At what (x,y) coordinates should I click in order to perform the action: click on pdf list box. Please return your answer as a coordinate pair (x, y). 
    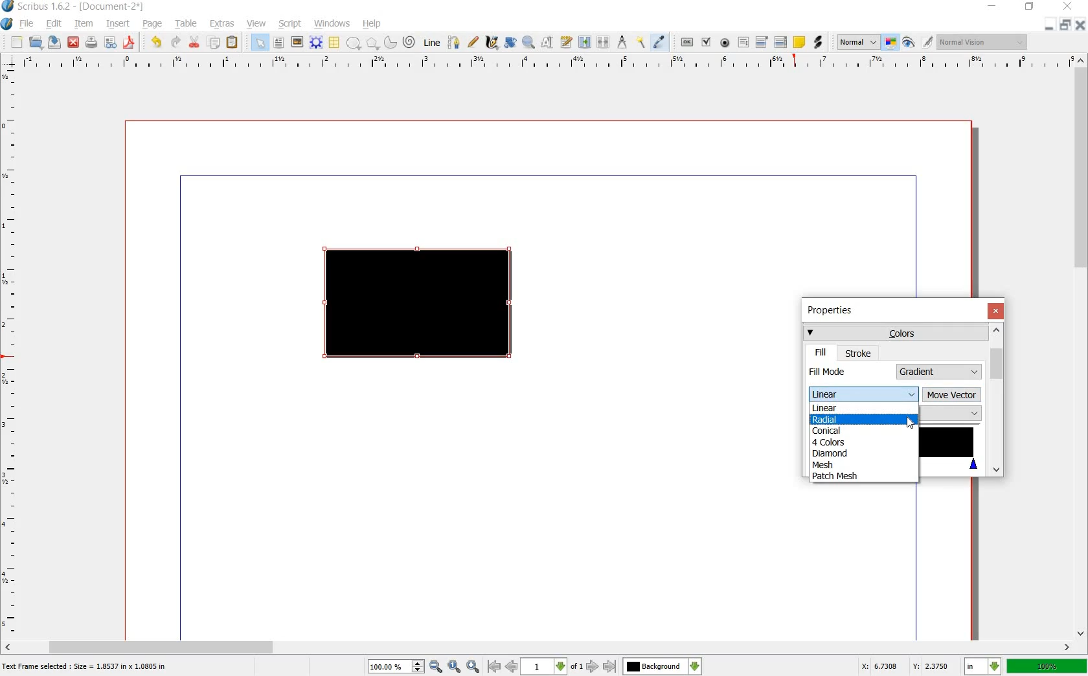
    Looking at the image, I should click on (780, 41).